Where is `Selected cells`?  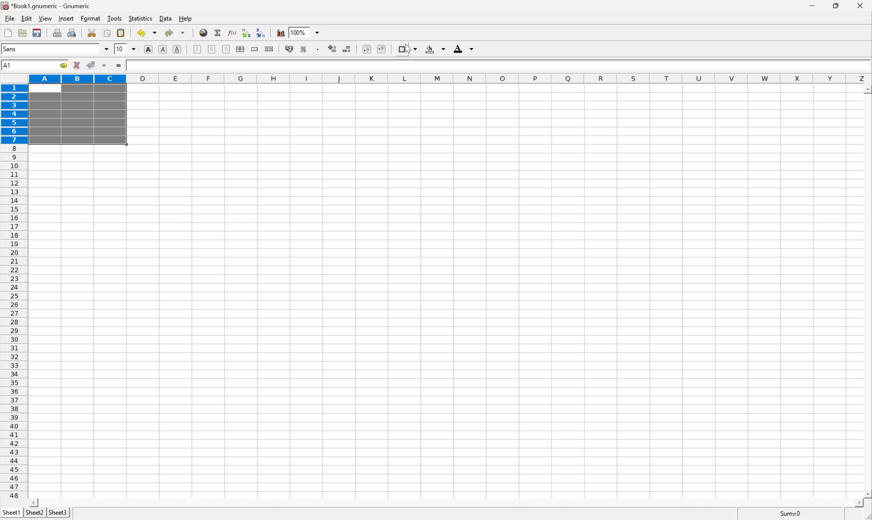 Selected cells is located at coordinates (77, 115).